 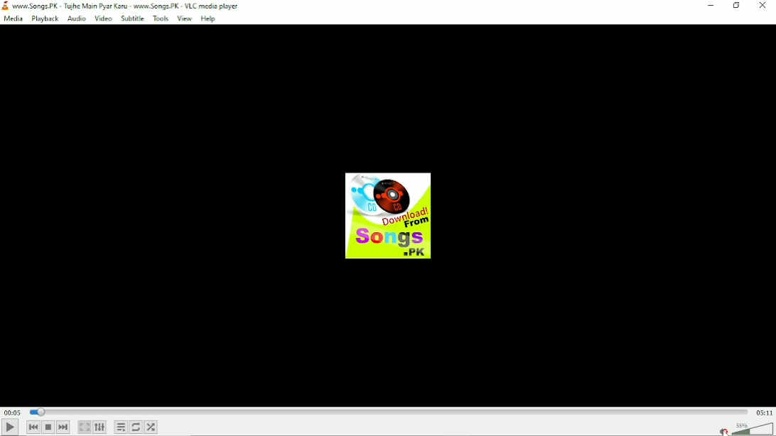 What do you see at coordinates (122, 427) in the screenshot?
I see `Toggle playlist` at bounding box center [122, 427].